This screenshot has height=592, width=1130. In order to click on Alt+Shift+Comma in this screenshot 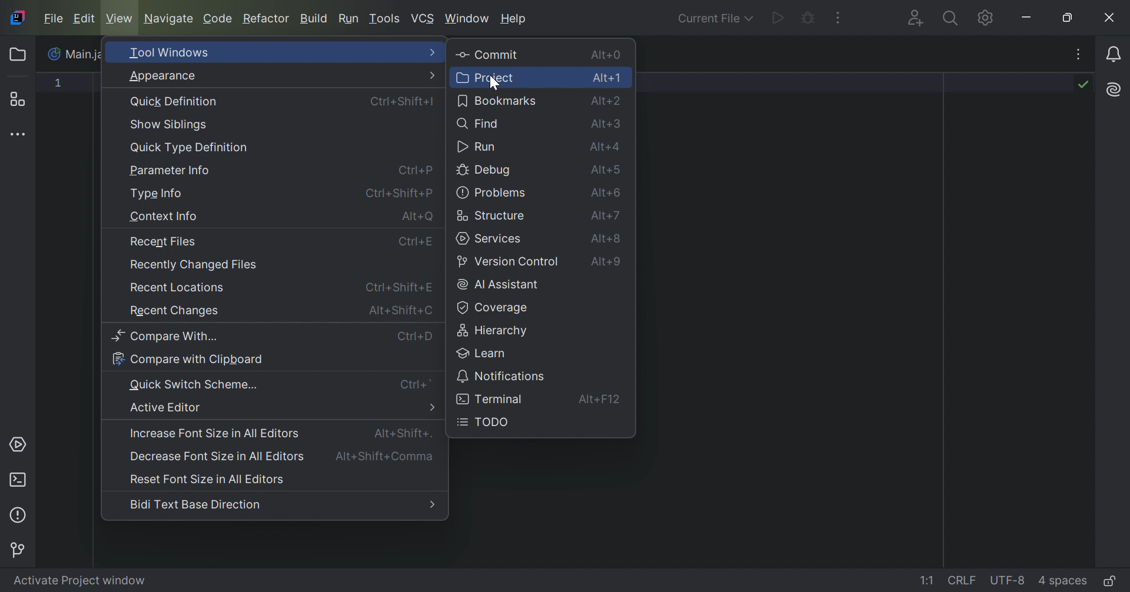, I will do `click(387, 457)`.